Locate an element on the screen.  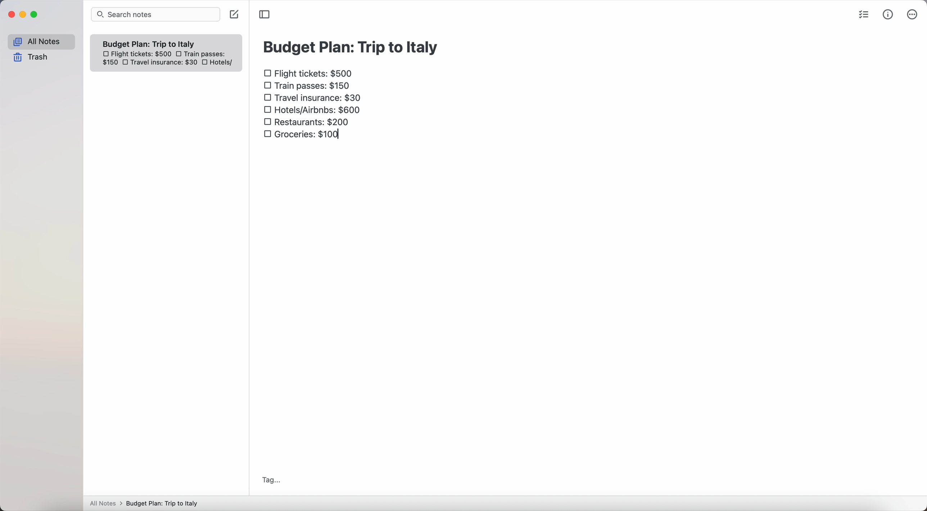
checkbox is located at coordinates (207, 63).